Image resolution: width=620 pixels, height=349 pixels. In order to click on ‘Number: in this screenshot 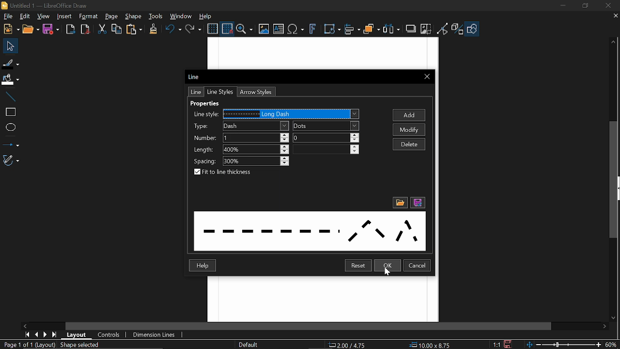, I will do `click(203, 138)`.